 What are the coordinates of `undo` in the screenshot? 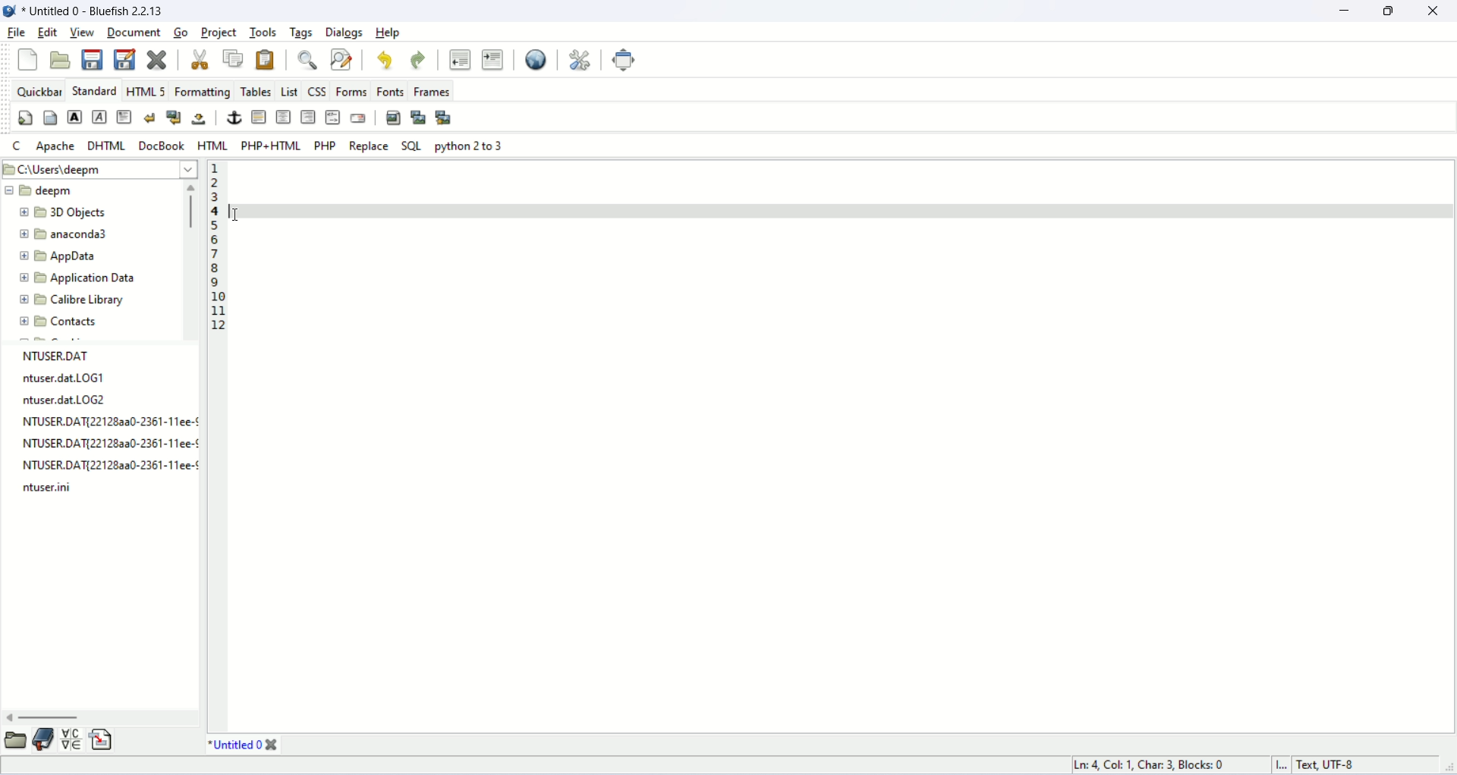 It's located at (382, 59).